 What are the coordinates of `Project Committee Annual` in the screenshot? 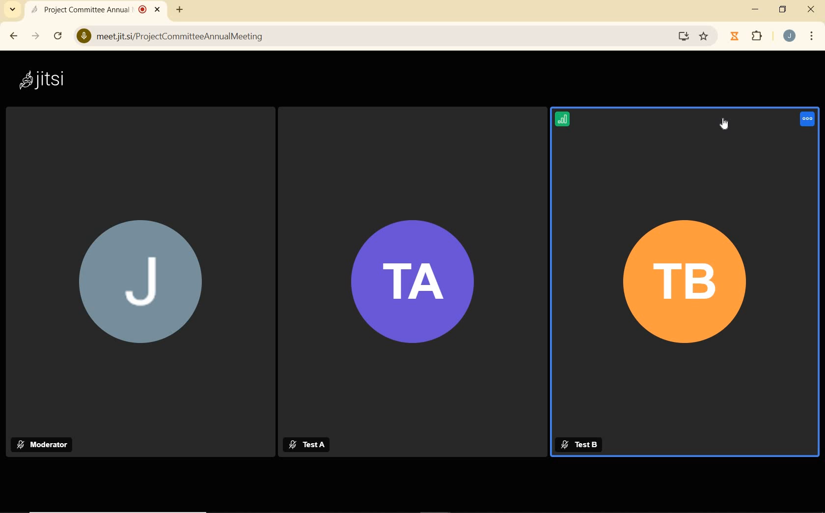 It's located at (90, 9).